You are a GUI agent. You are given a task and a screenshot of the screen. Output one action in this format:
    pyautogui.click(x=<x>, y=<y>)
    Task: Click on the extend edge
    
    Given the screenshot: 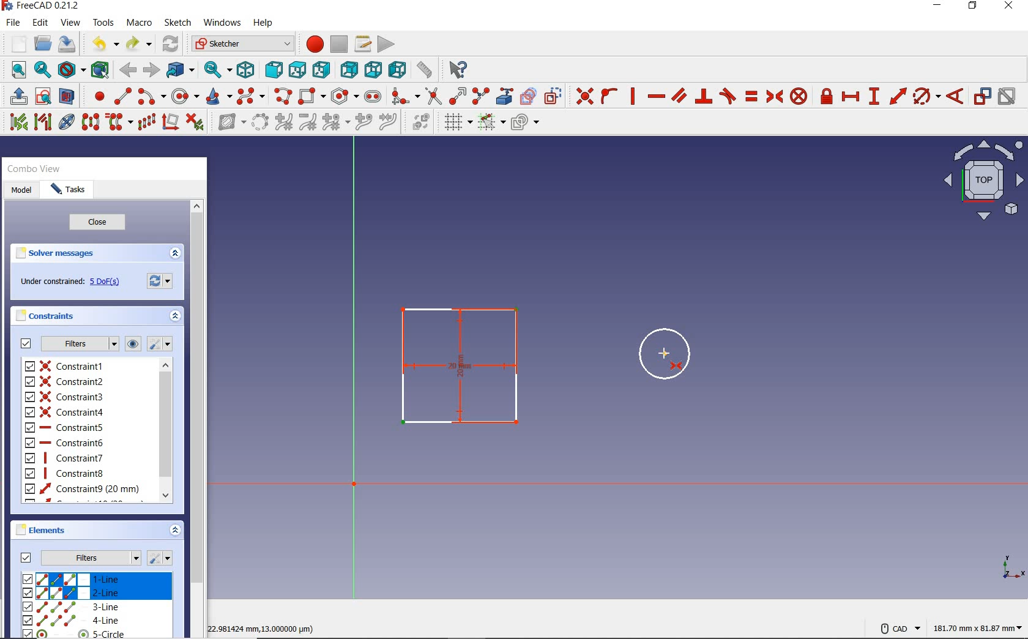 What is the action you would take?
    pyautogui.click(x=457, y=95)
    